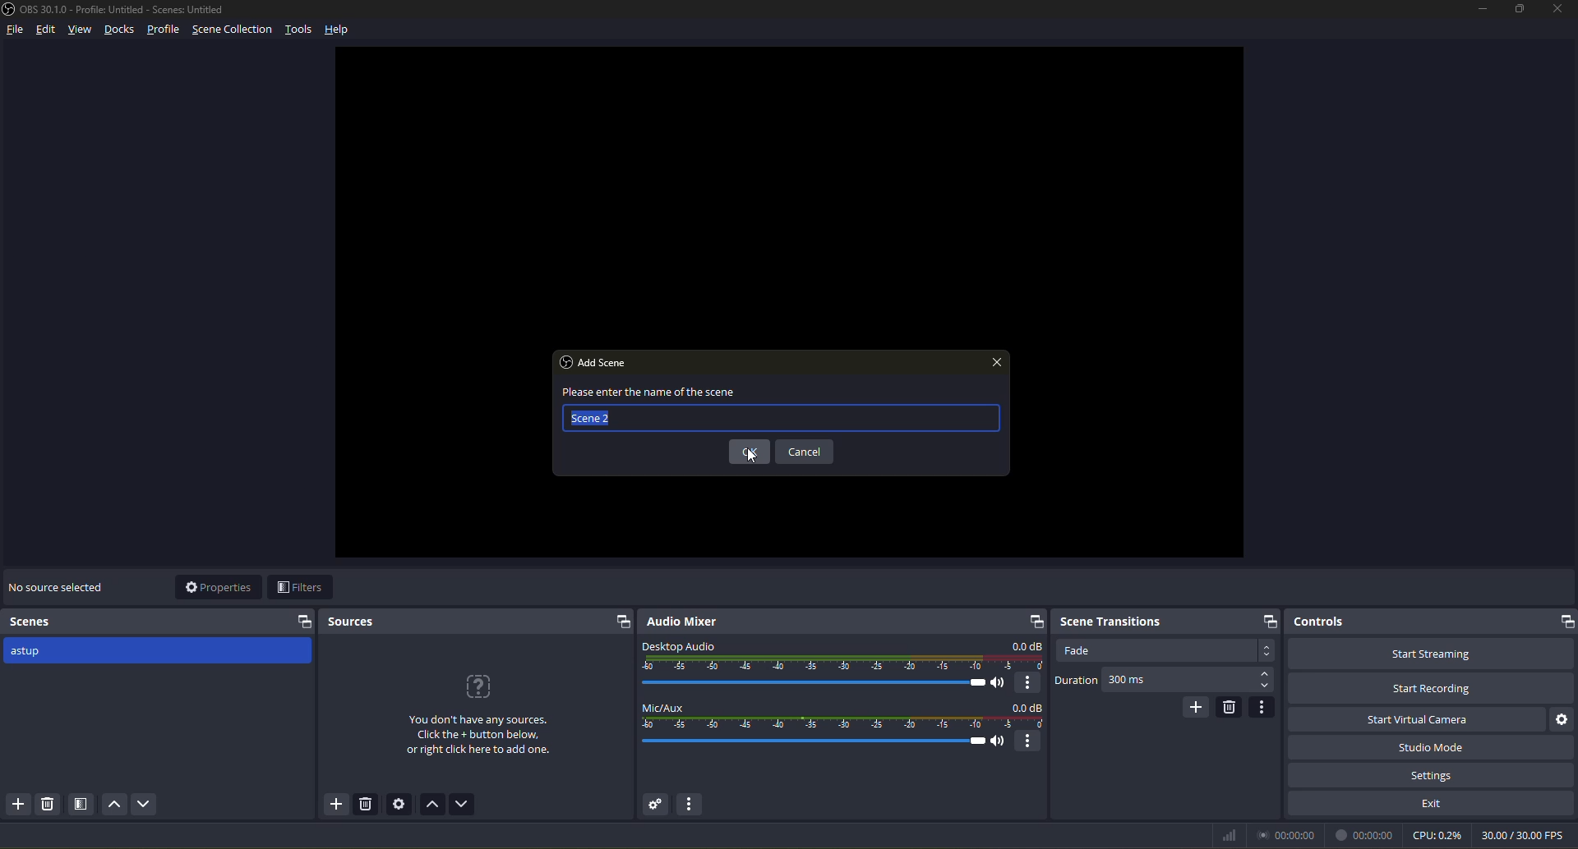 This screenshot has width=1578, height=849. What do you see at coordinates (164, 30) in the screenshot?
I see `profile` at bounding box center [164, 30].